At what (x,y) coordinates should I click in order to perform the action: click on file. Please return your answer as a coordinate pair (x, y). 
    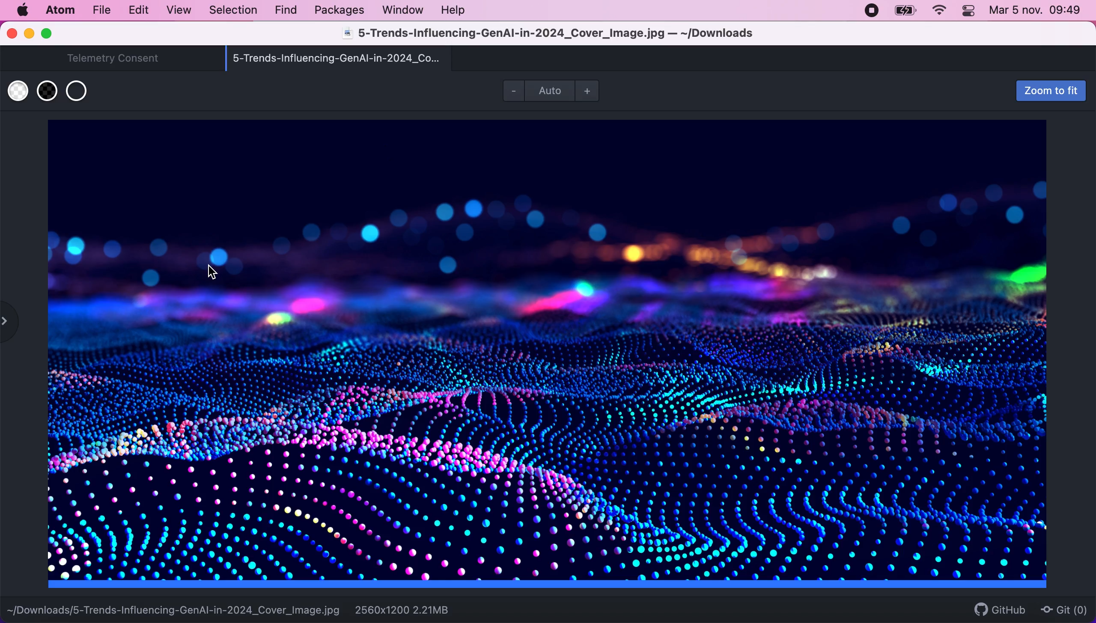
    Looking at the image, I should click on (100, 11).